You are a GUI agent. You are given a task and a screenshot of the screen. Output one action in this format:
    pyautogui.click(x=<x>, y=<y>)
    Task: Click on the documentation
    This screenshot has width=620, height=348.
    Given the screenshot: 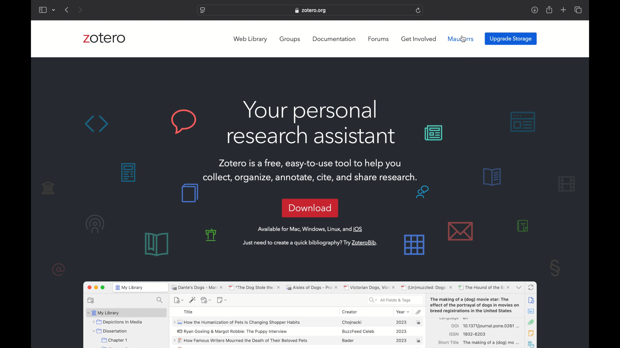 What is the action you would take?
    pyautogui.click(x=335, y=39)
    